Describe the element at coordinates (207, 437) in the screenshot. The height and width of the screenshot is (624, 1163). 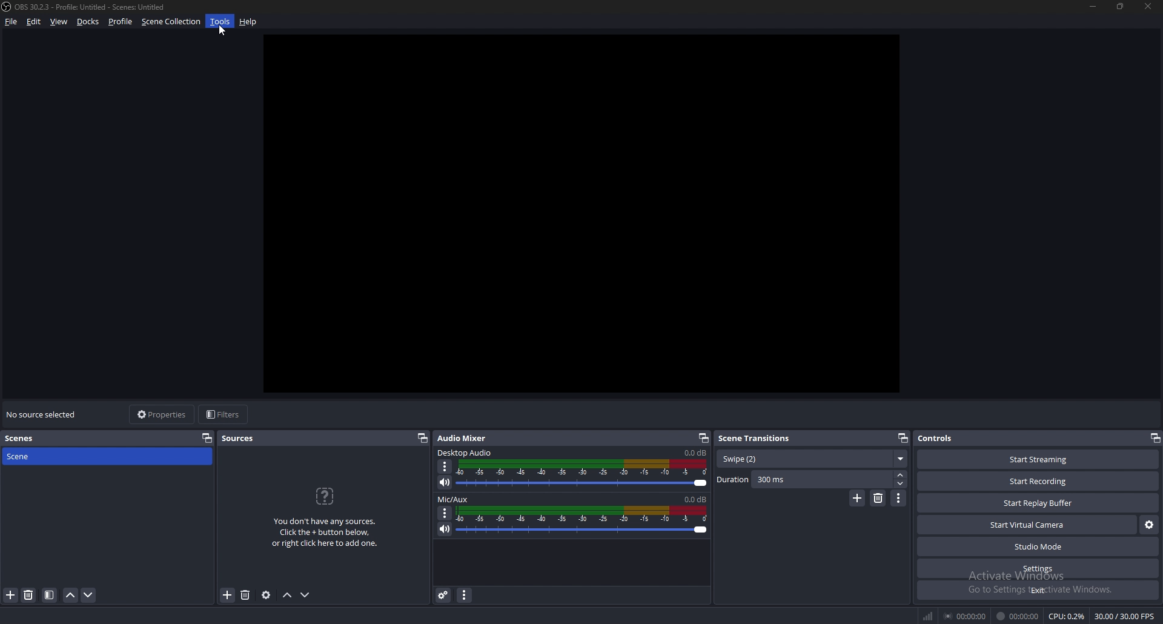
I see `pop out` at that location.